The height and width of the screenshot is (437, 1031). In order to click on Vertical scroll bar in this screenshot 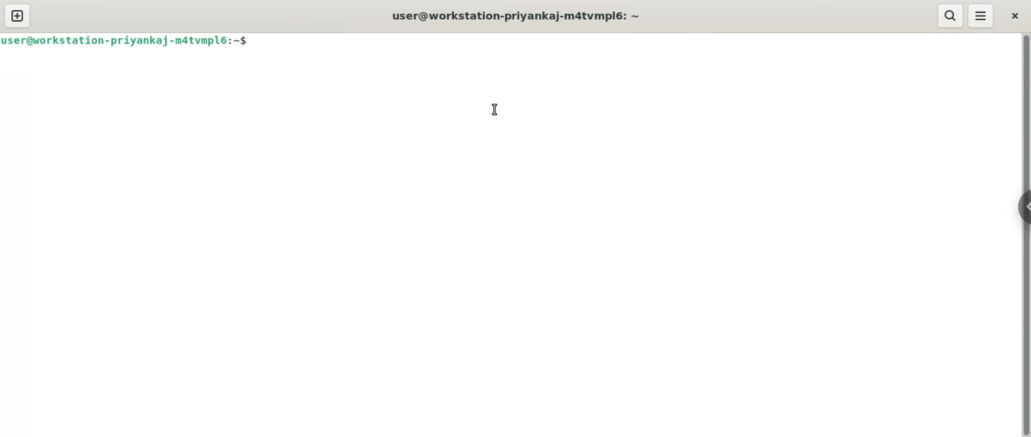, I will do `click(1025, 235)`.